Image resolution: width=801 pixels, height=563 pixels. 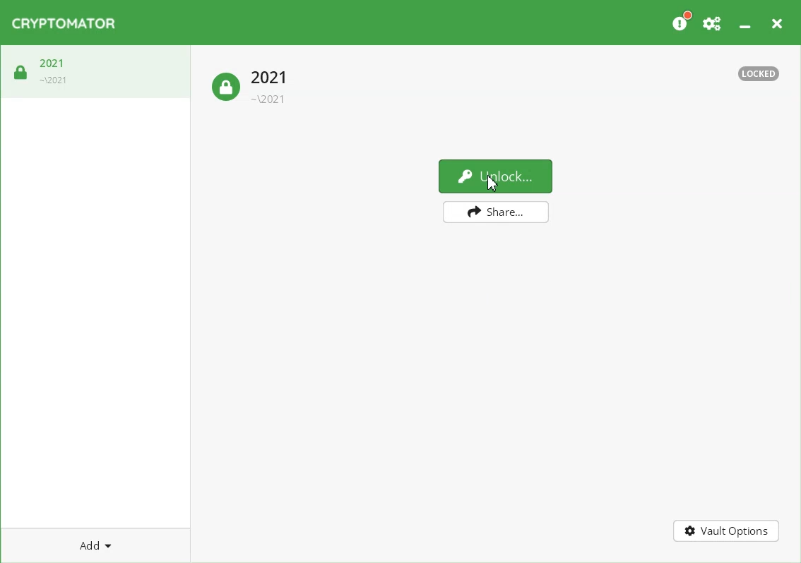 What do you see at coordinates (759, 73) in the screenshot?
I see `Text` at bounding box center [759, 73].